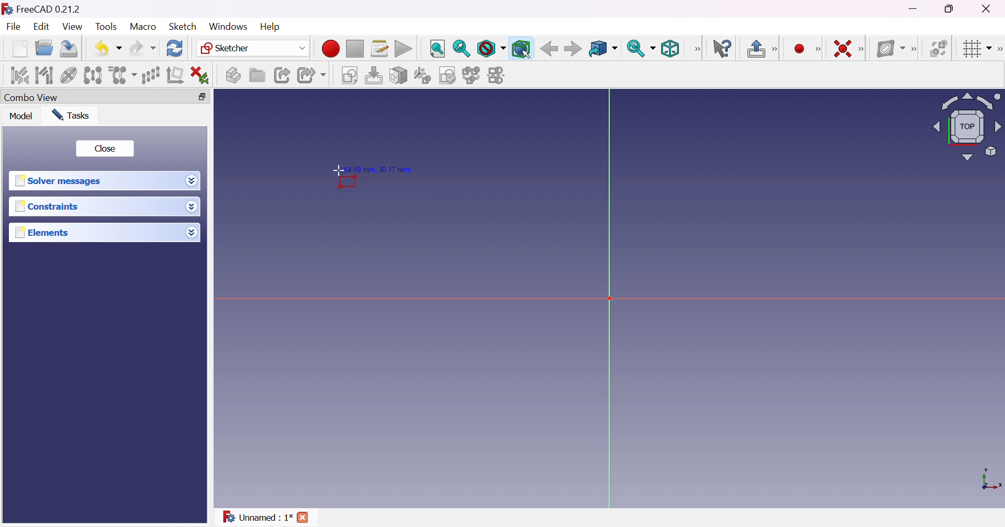  I want to click on Toggle grid, so click(975, 49).